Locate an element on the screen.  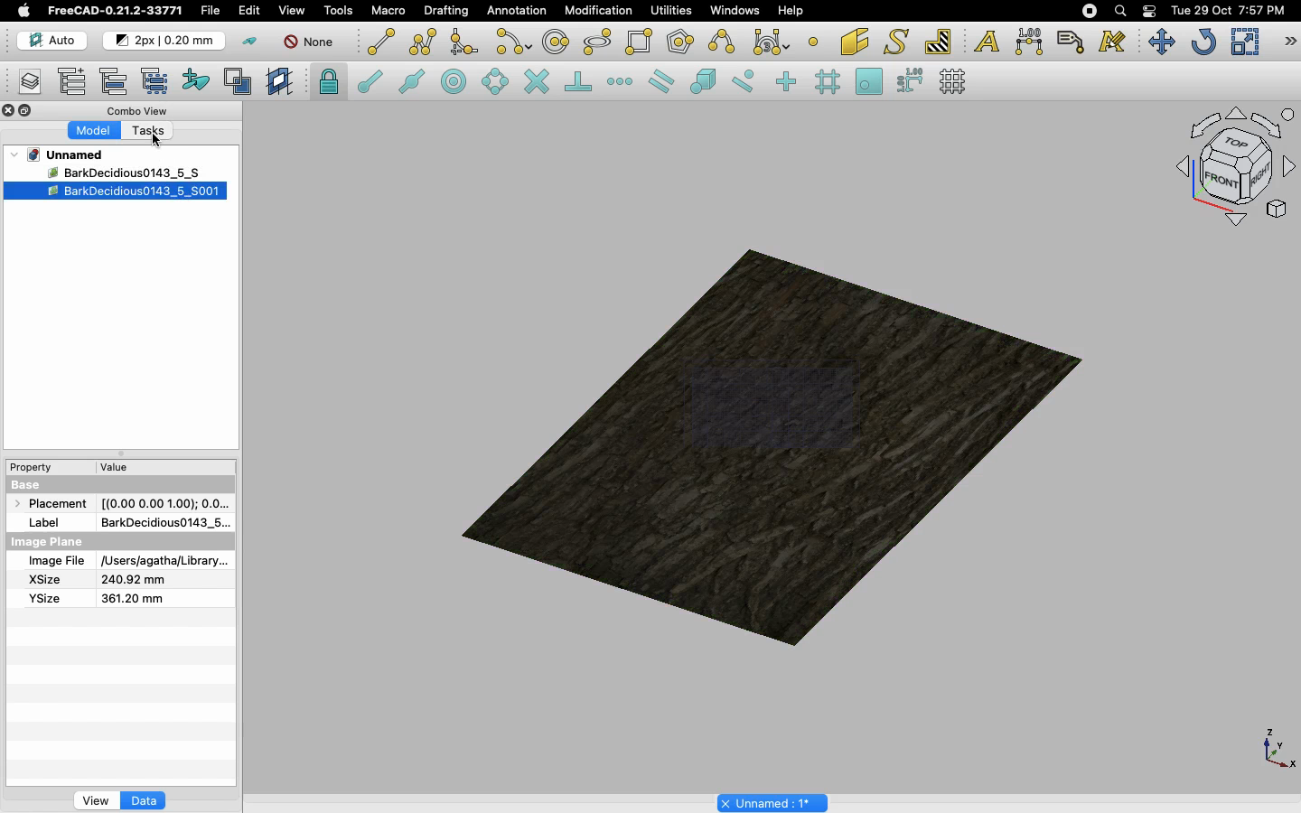
Hatch is located at coordinates (939, 42).